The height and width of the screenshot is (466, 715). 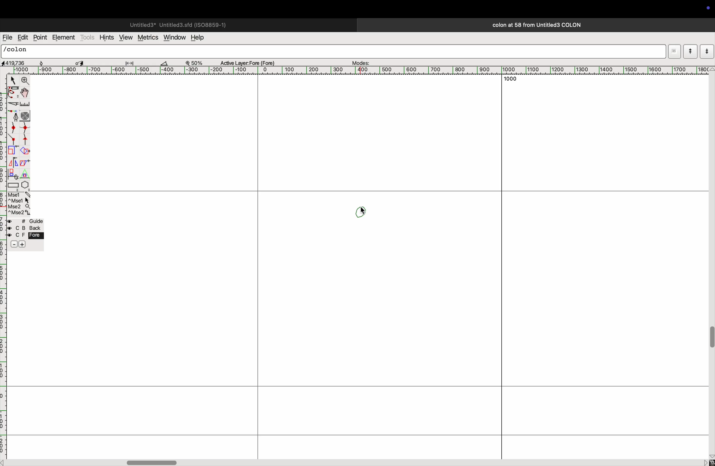 I want to click on copy, so click(x=26, y=164).